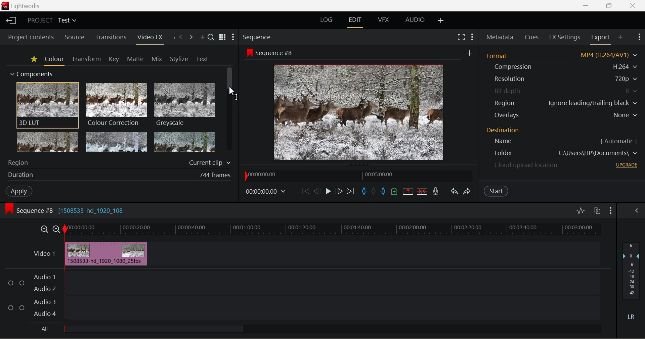 This screenshot has width=645, height=339. I want to click on Toggle auto track sync, so click(597, 211).